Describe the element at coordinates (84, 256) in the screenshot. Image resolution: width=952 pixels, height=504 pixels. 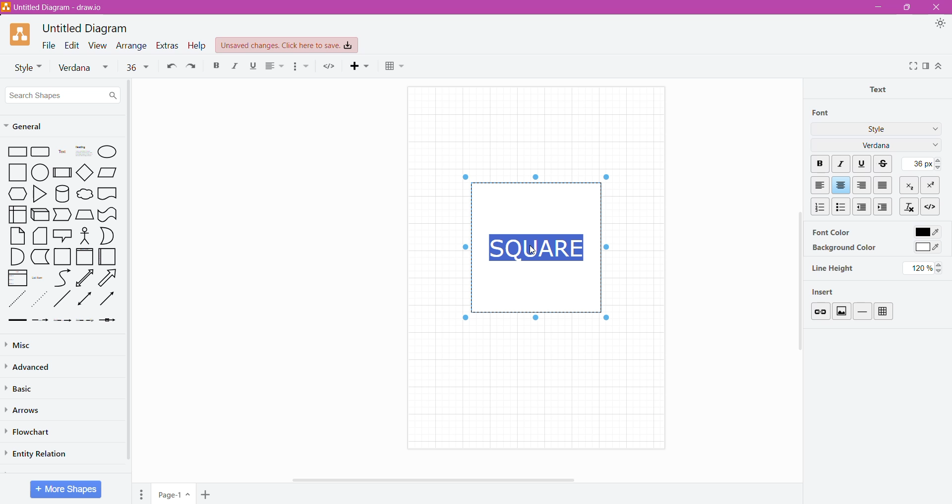
I see `frame` at that location.